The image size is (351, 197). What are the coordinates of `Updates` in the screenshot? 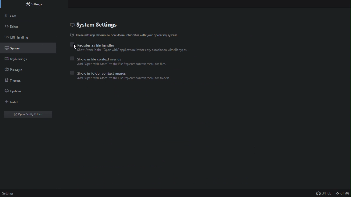 It's located at (18, 92).